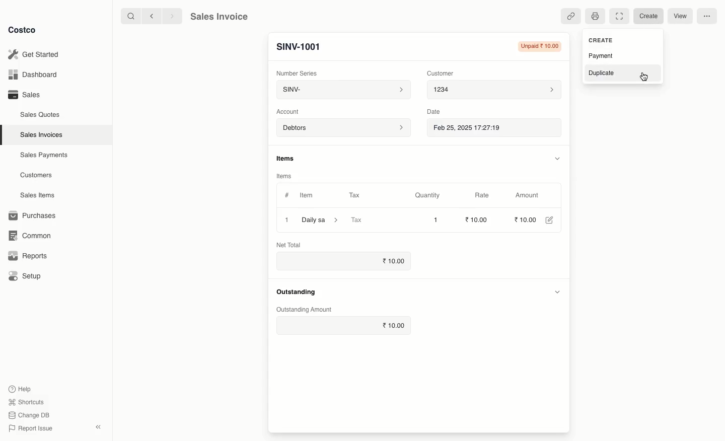 The image size is (725, 441). What do you see at coordinates (441, 74) in the screenshot?
I see `Customer` at bounding box center [441, 74].